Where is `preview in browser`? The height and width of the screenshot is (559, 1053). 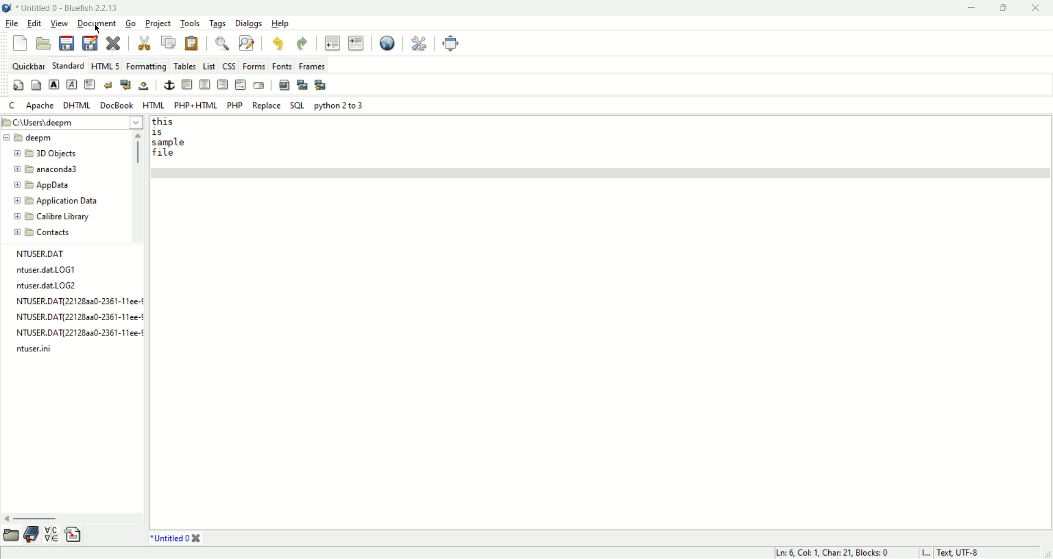 preview in browser is located at coordinates (388, 43).